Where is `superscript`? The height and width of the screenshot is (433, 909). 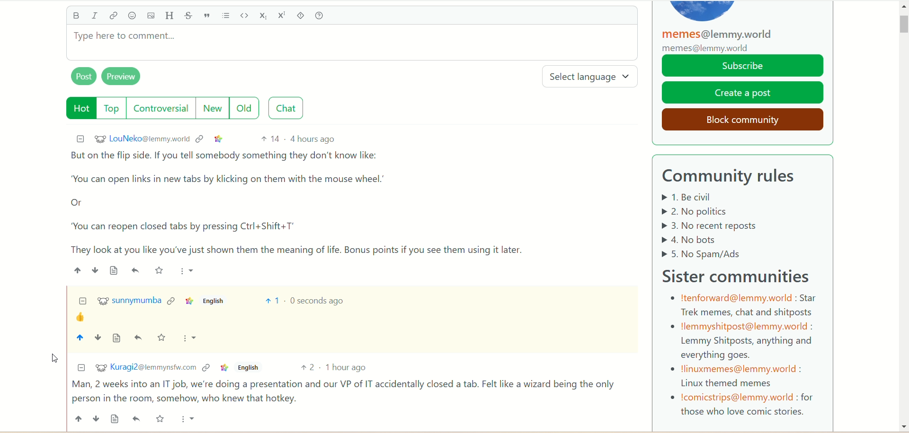 superscript is located at coordinates (282, 14).